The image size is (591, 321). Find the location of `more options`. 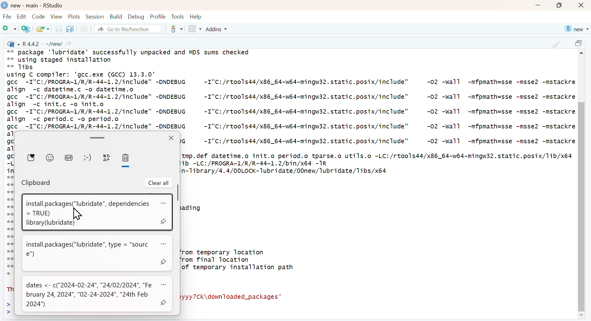

more options is located at coordinates (166, 244).